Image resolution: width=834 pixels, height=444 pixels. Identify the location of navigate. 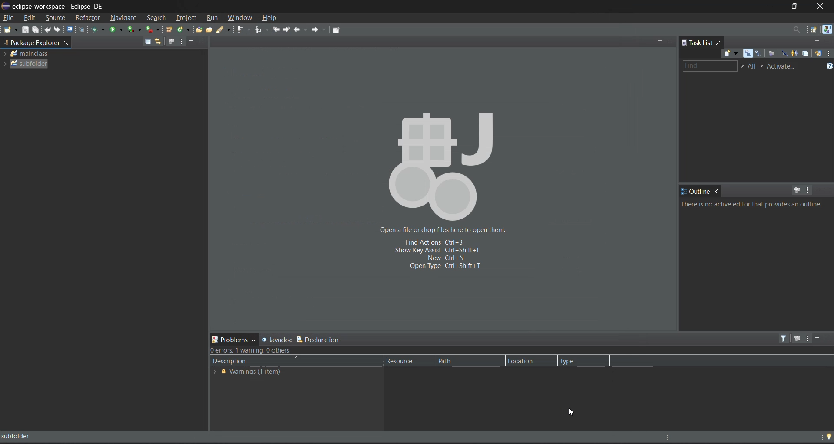
(122, 18).